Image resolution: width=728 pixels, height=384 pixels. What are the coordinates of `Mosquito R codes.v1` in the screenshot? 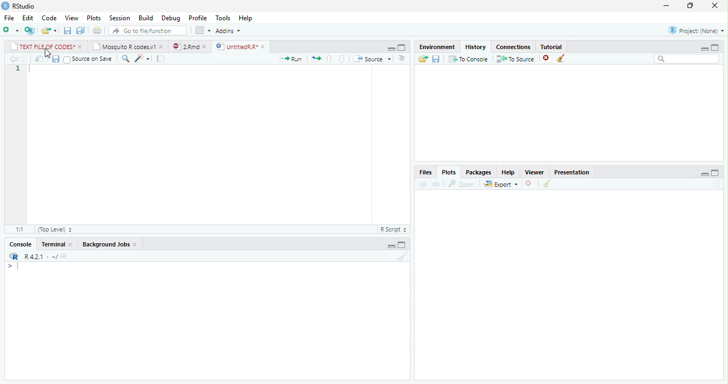 It's located at (124, 46).